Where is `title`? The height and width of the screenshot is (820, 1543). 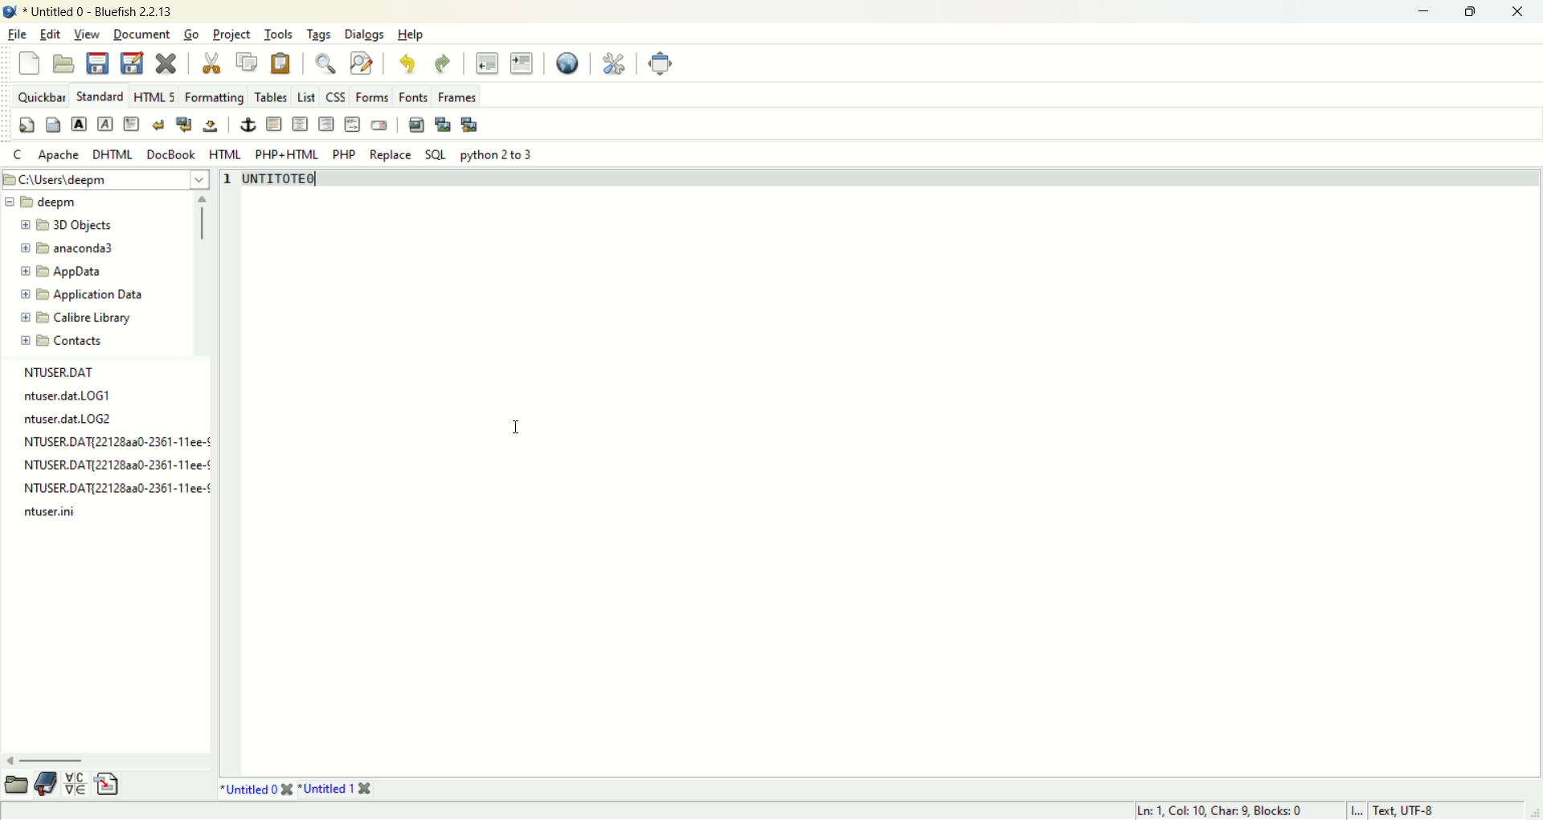
title is located at coordinates (100, 12).